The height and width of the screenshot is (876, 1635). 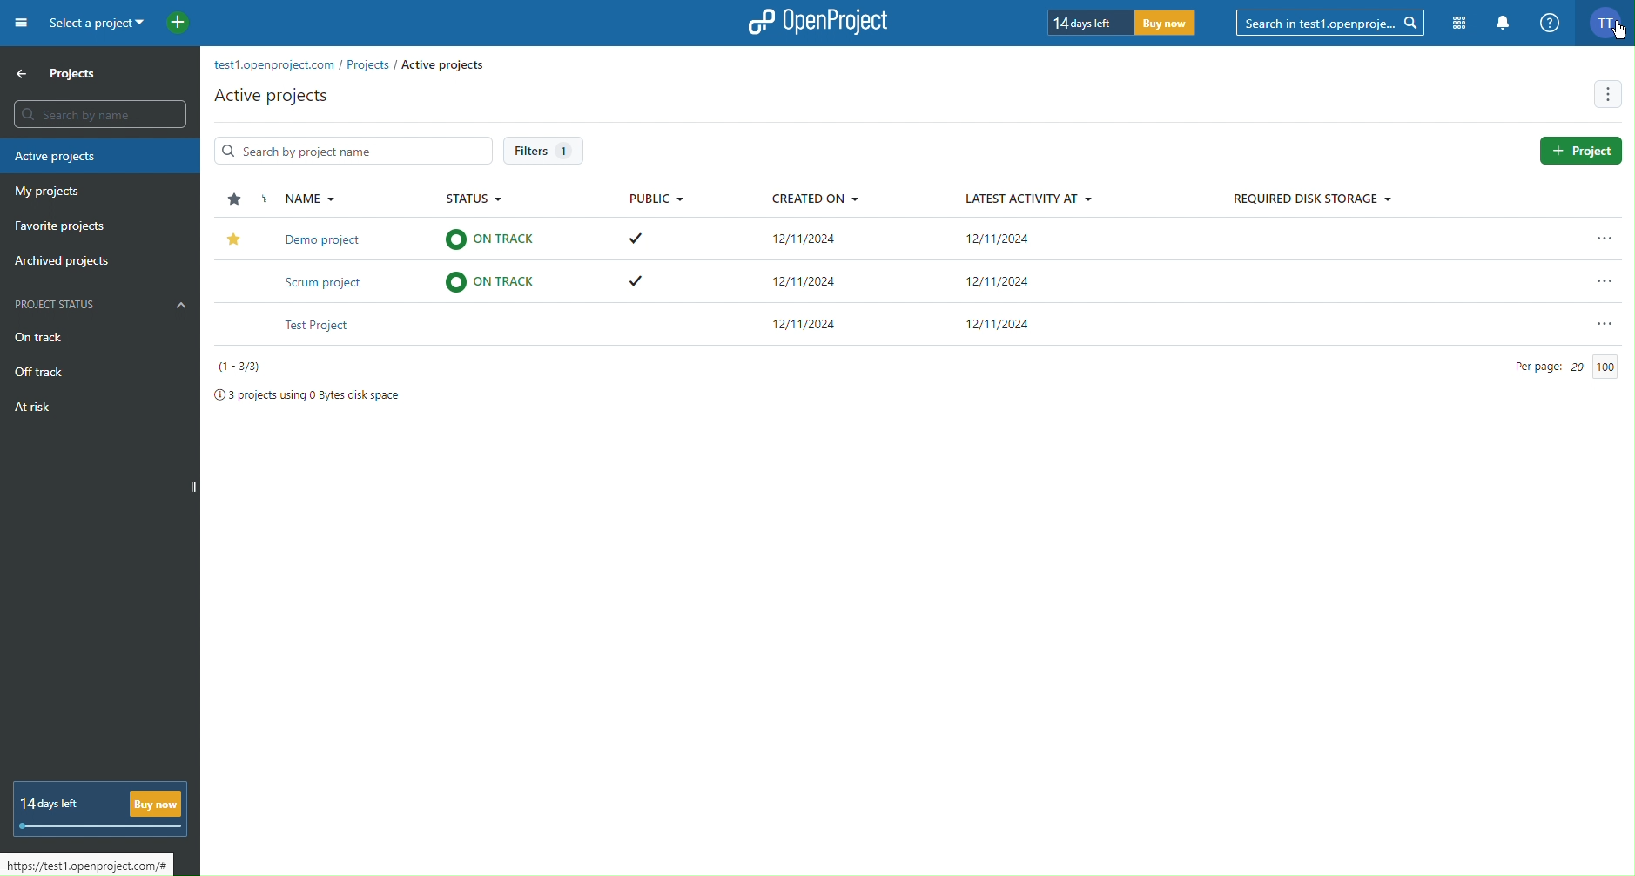 I want to click on Search by project name, so click(x=356, y=150).